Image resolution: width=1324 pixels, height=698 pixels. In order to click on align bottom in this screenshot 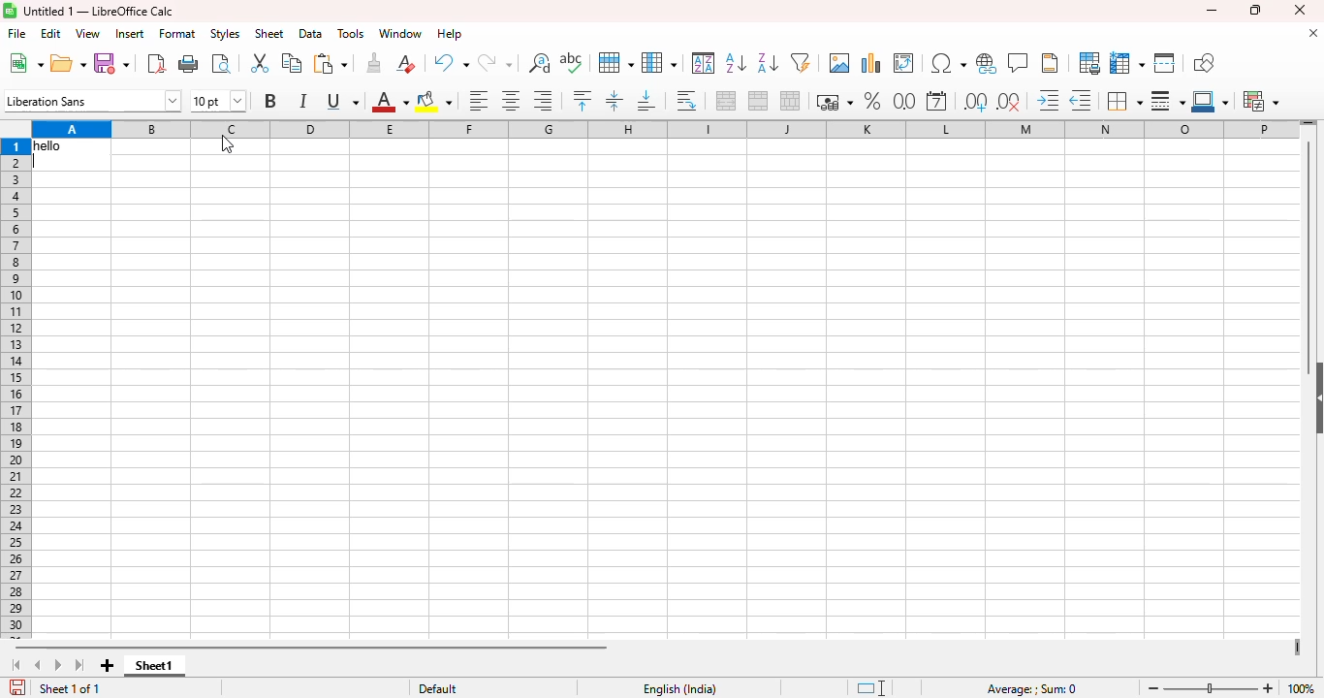, I will do `click(647, 100)`.